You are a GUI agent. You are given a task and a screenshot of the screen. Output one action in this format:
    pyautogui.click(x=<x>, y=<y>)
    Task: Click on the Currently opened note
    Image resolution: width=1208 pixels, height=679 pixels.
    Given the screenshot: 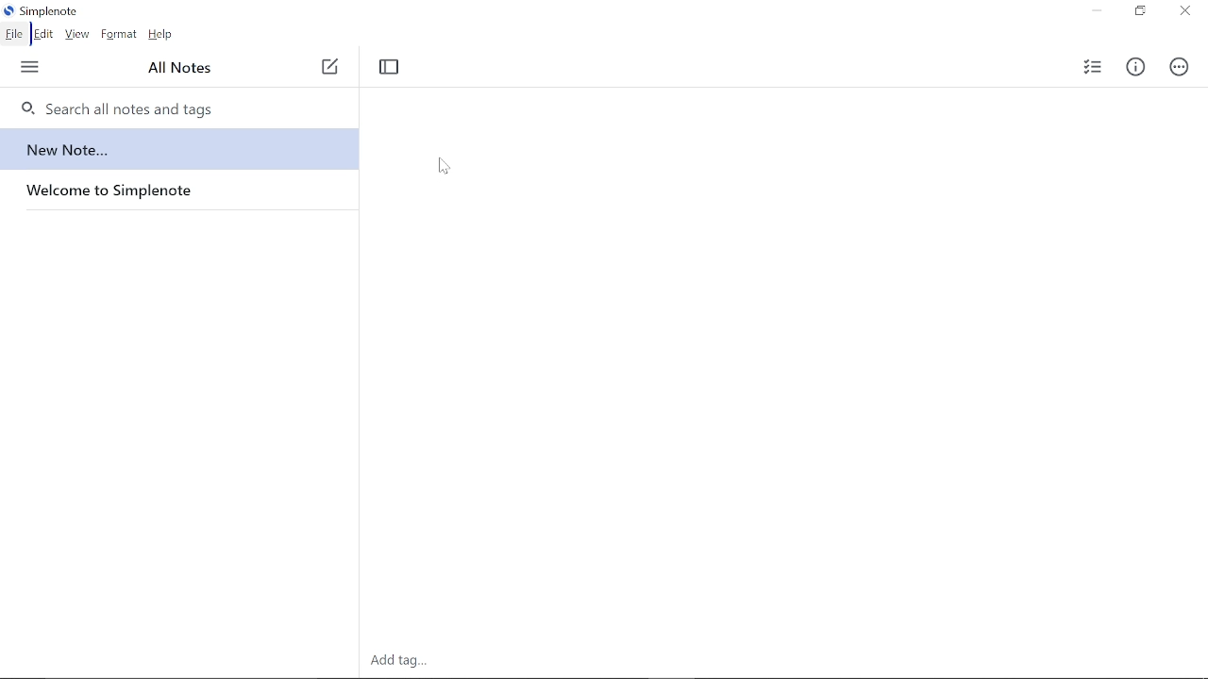 What is the action you would take?
    pyautogui.click(x=173, y=150)
    